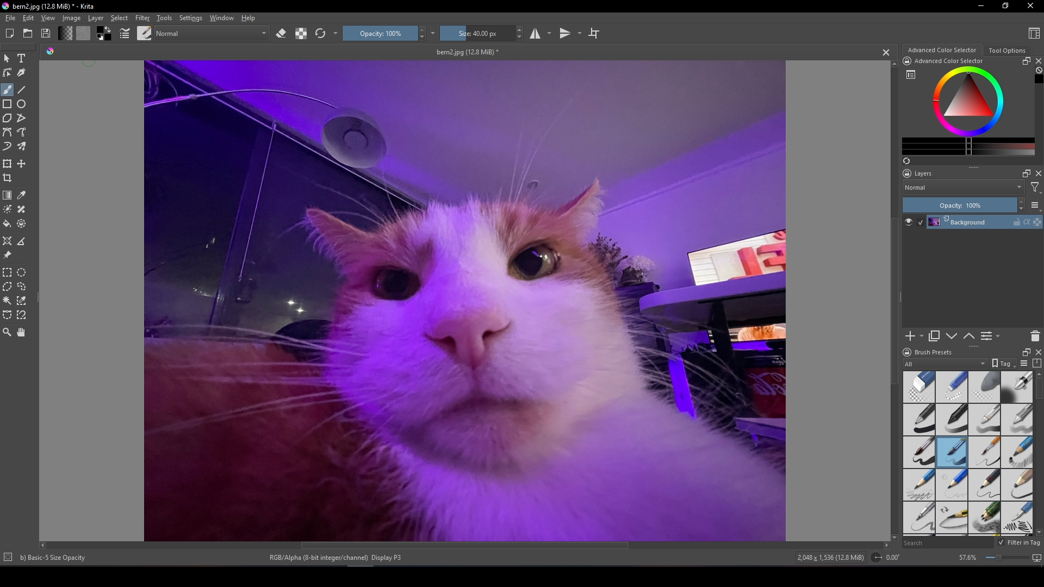  What do you see at coordinates (911, 74) in the screenshot?
I see `Colector symbol` at bounding box center [911, 74].